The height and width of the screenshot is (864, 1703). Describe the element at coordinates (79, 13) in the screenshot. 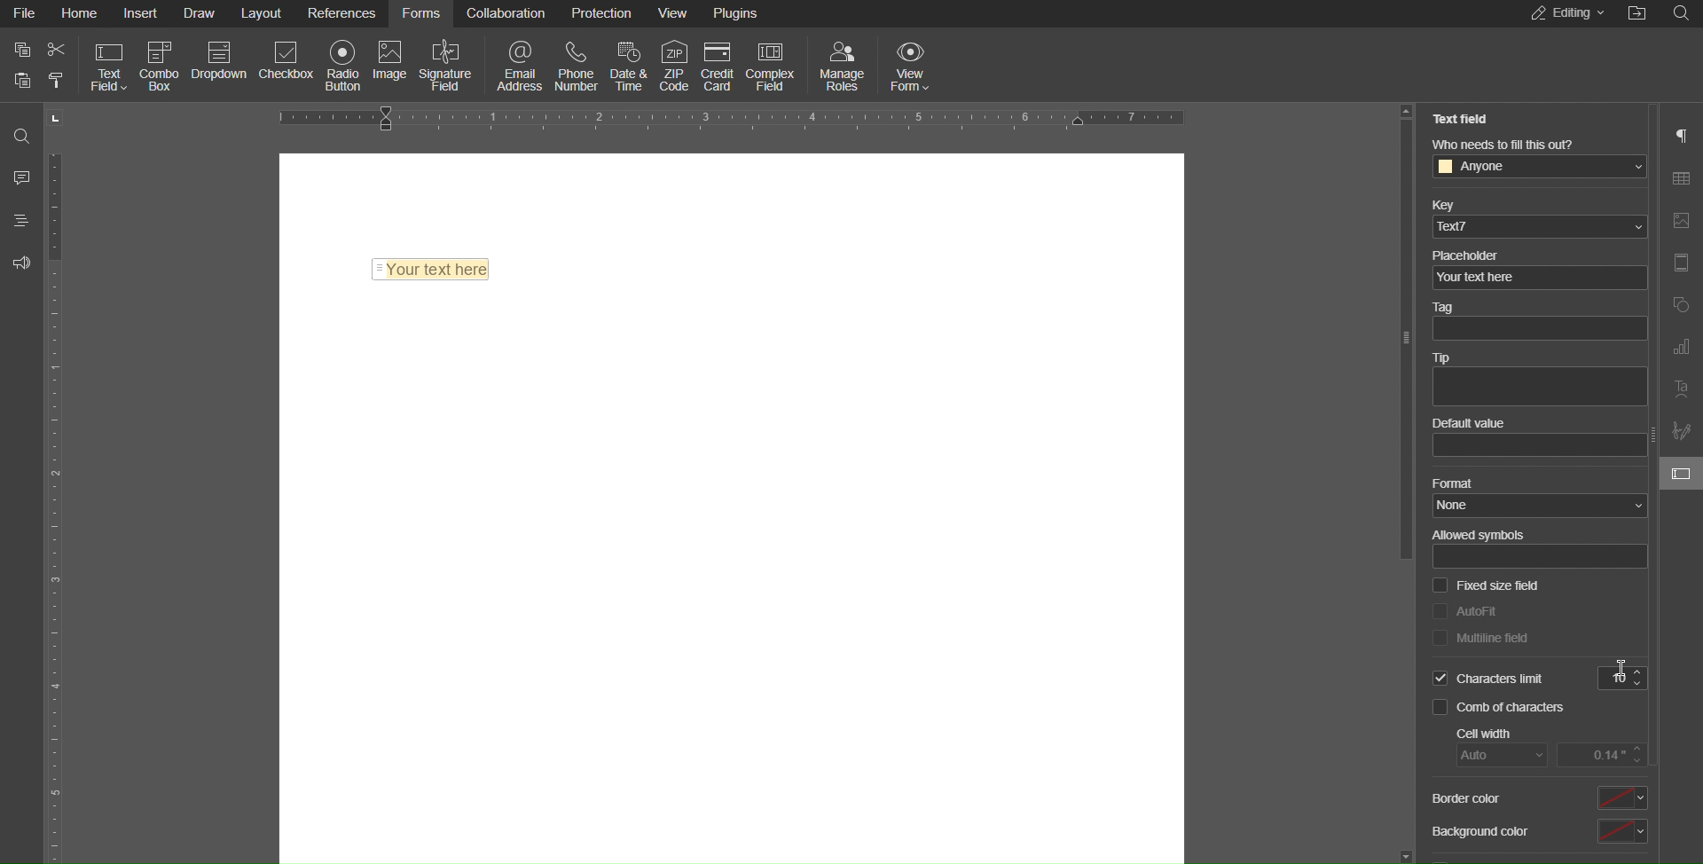

I see `Home` at that location.